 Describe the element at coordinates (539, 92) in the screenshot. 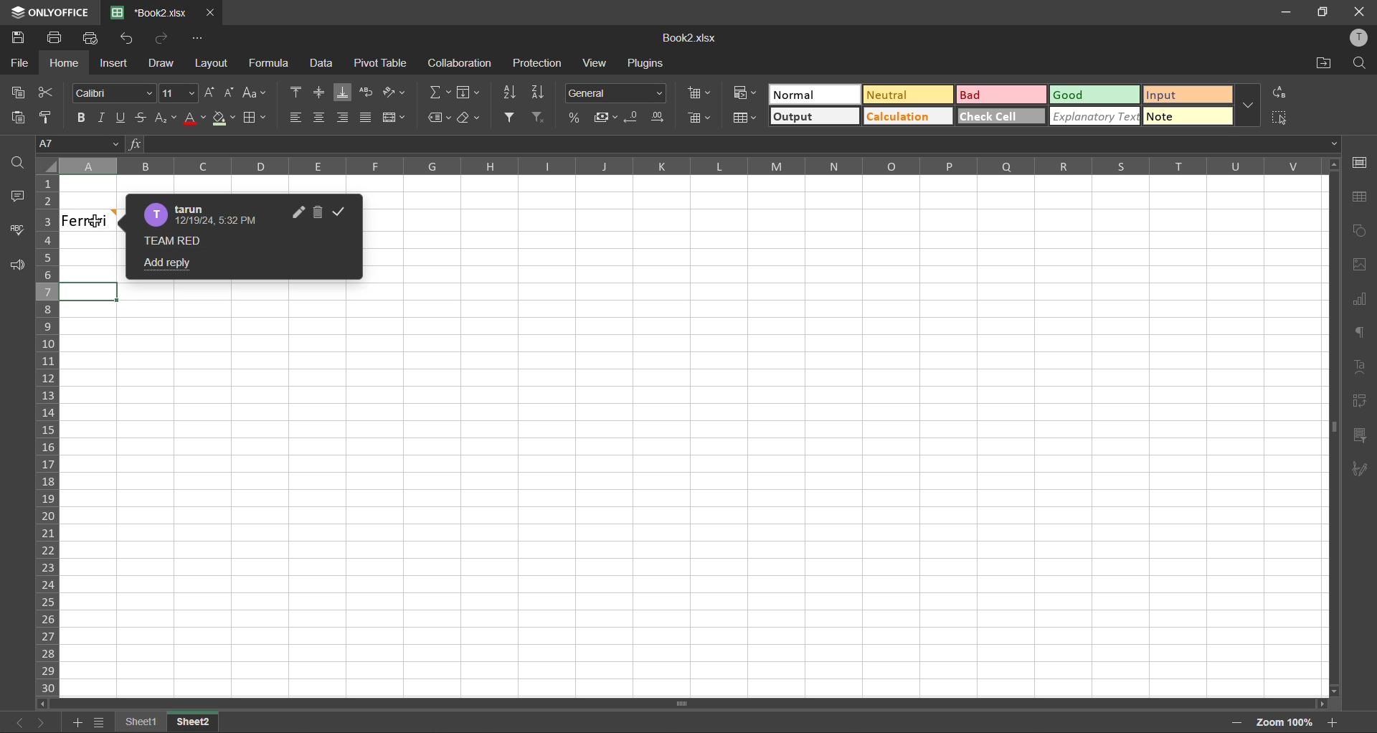

I see `sort descending` at that location.